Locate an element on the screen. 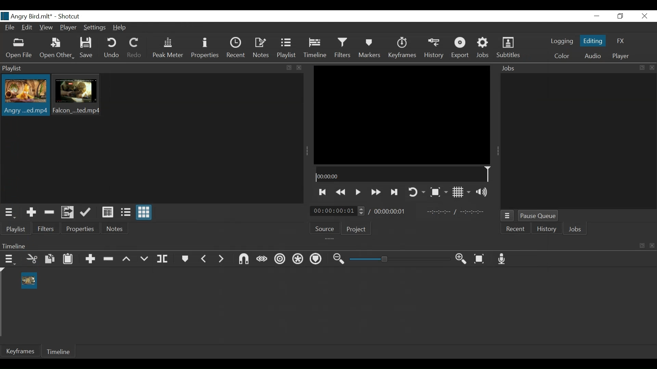  Ripple delete is located at coordinates (109, 259).